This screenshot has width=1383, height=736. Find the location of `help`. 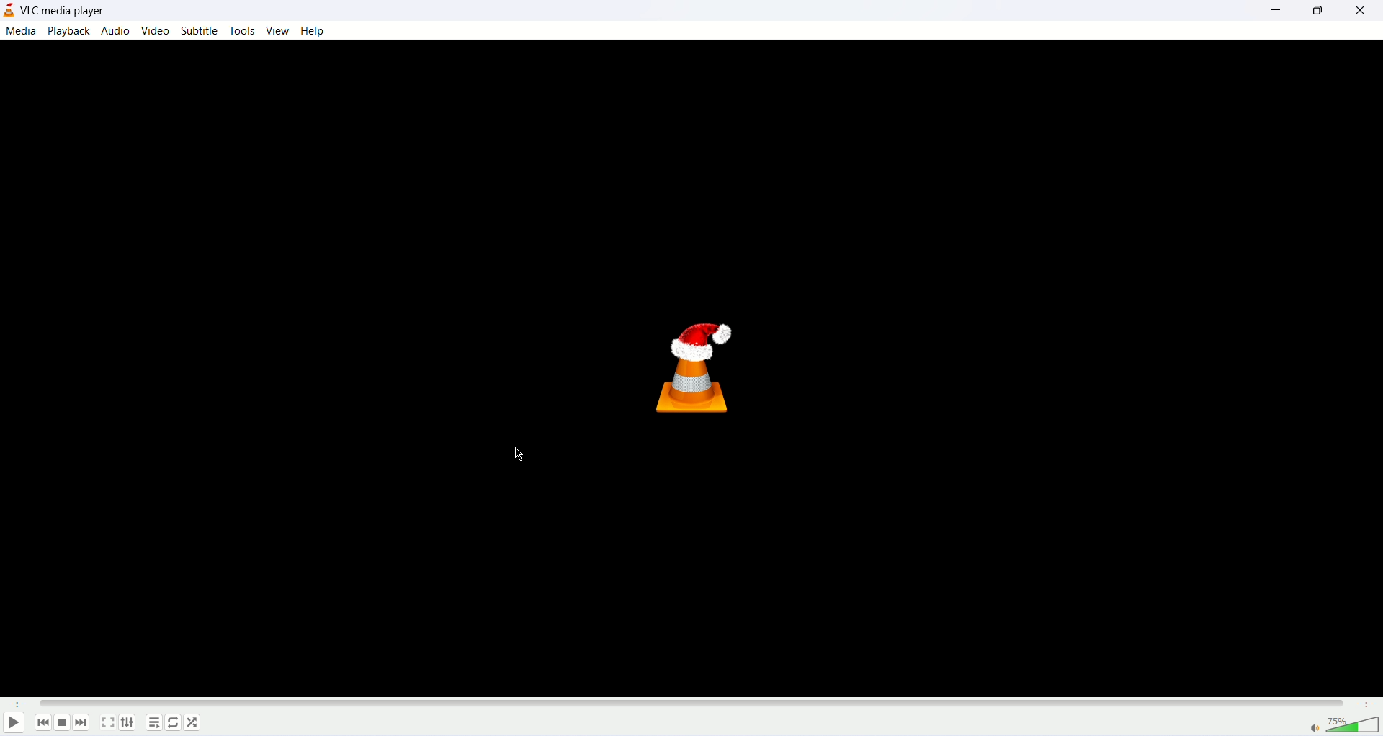

help is located at coordinates (315, 31).